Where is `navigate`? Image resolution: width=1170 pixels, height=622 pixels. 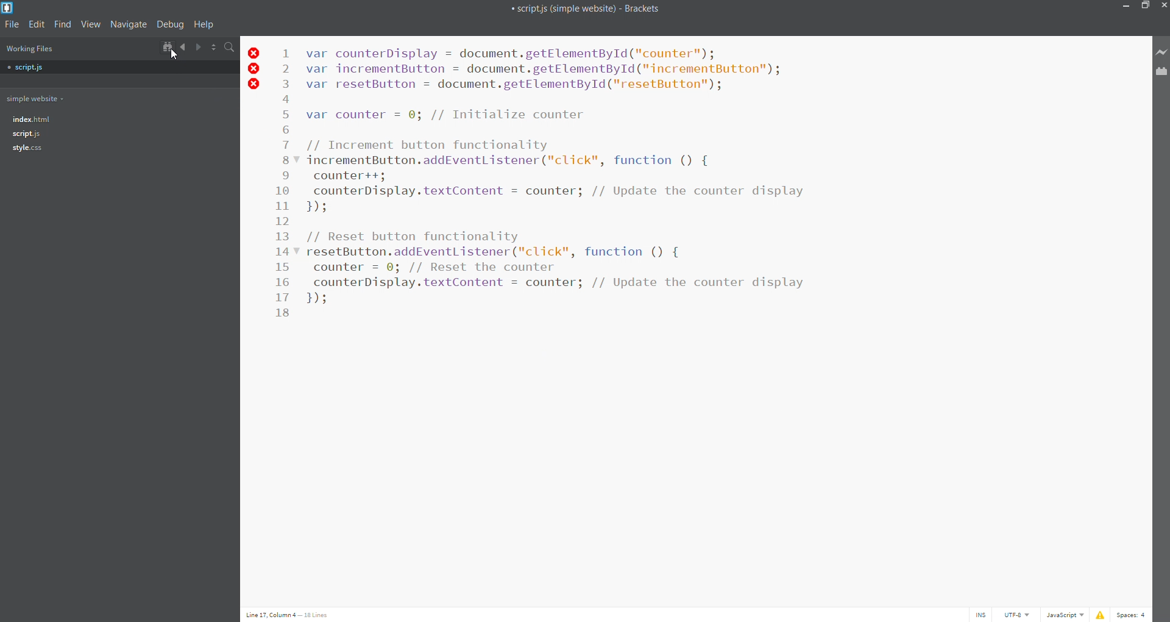 navigate is located at coordinates (129, 25).